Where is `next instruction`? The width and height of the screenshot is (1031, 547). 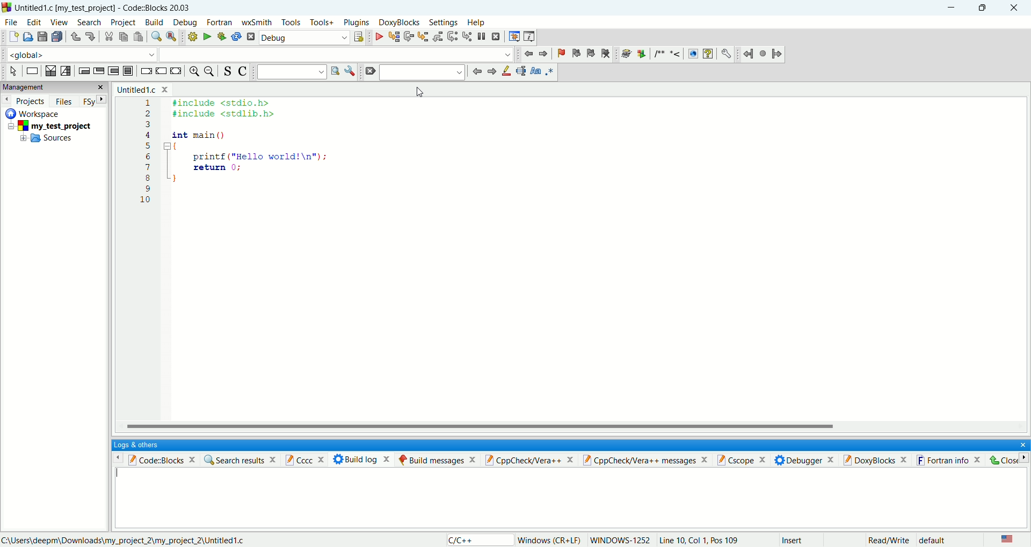 next instruction is located at coordinates (453, 36).